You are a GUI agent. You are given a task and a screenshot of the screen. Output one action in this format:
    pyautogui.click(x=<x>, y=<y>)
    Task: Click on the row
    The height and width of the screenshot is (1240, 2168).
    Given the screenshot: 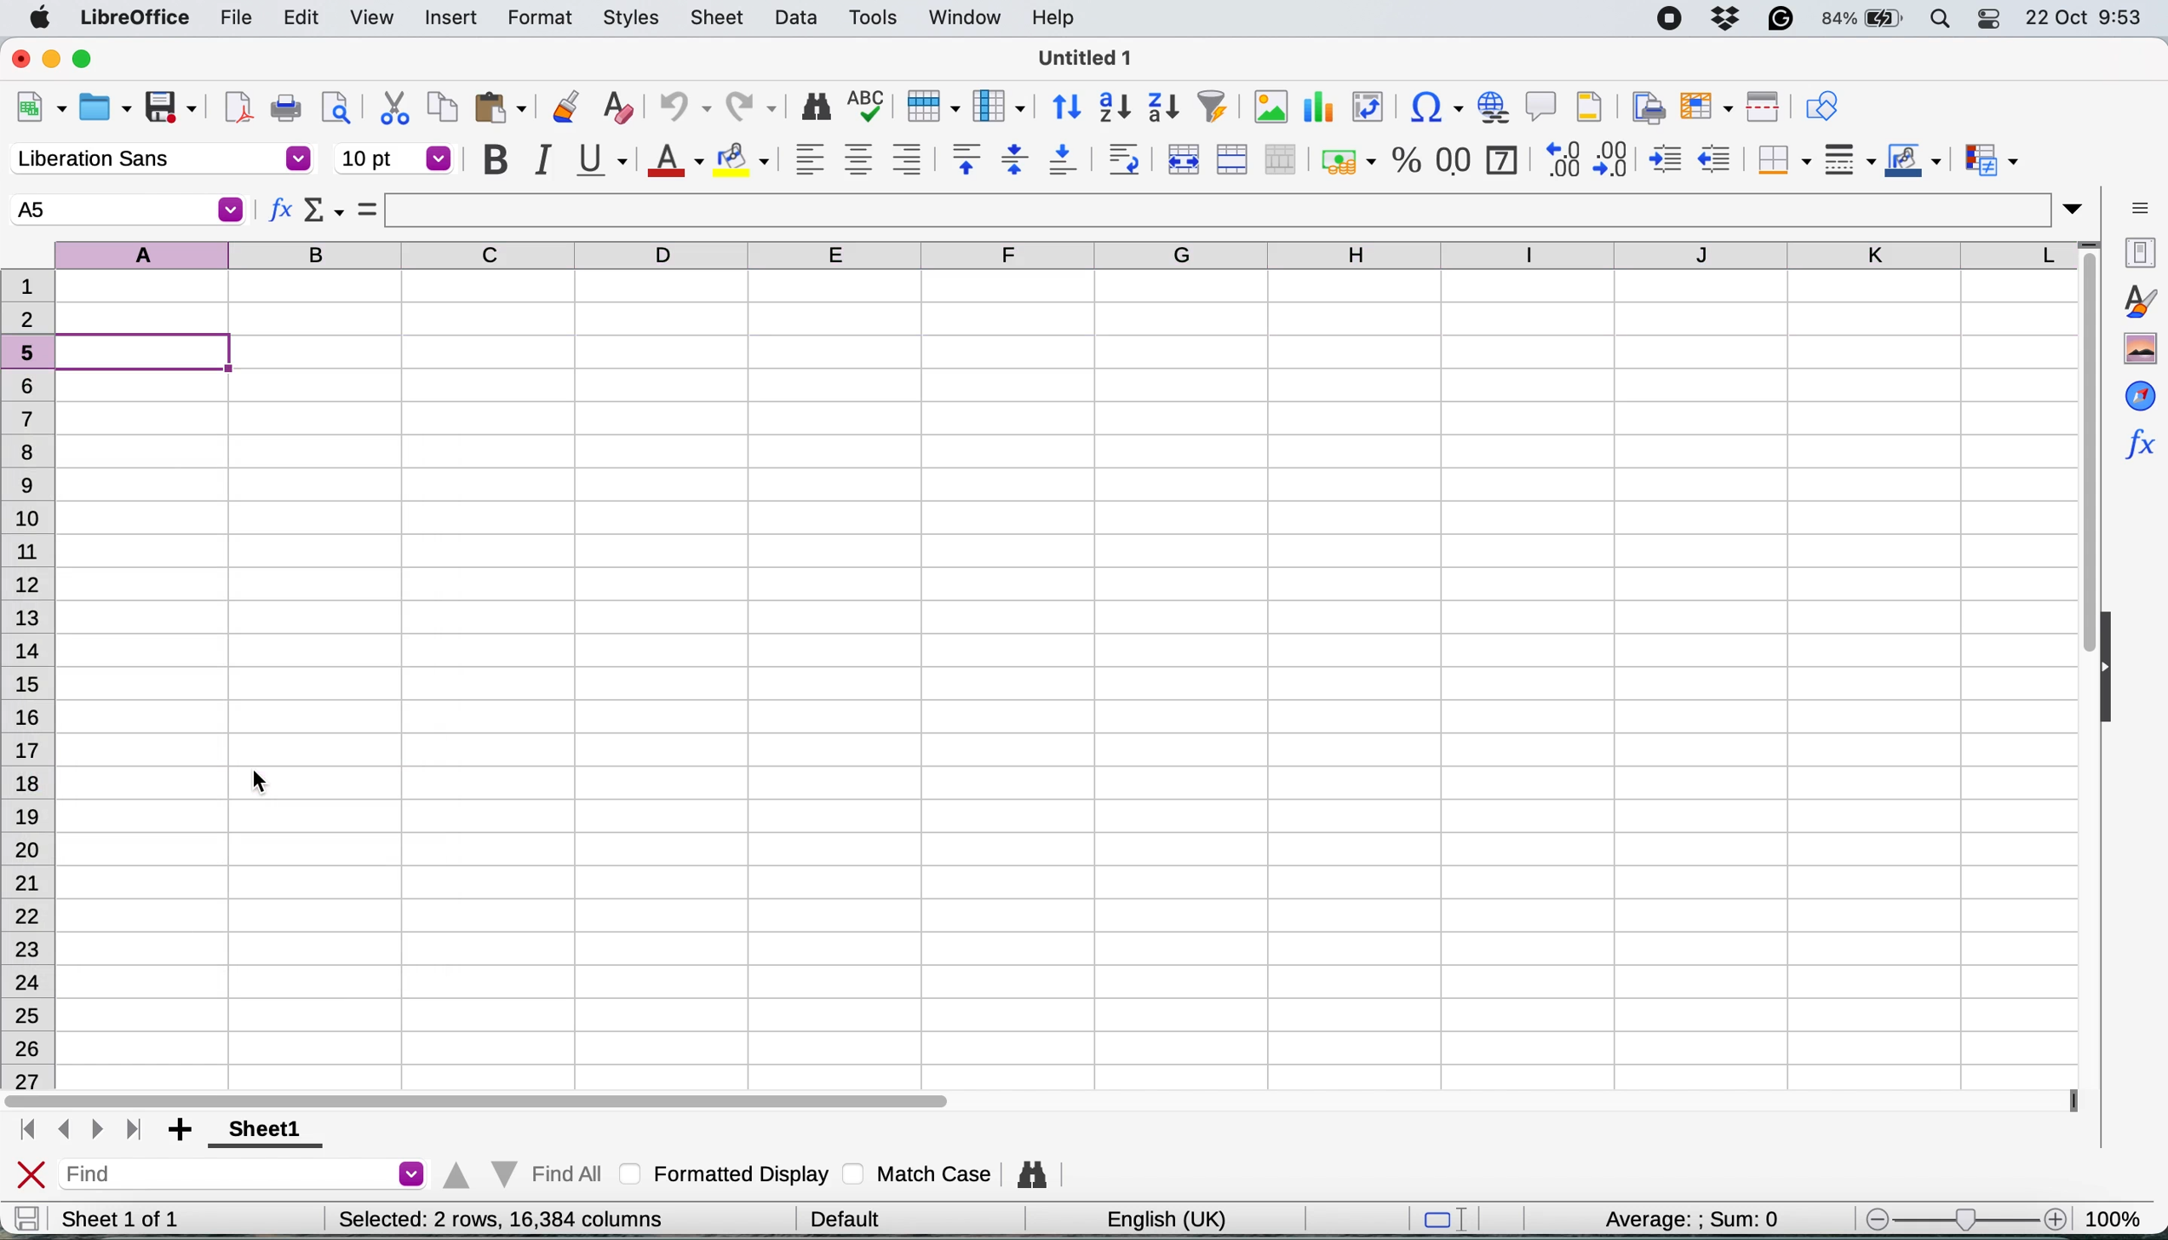 What is the action you would take?
    pyautogui.click(x=929, y=105)
    